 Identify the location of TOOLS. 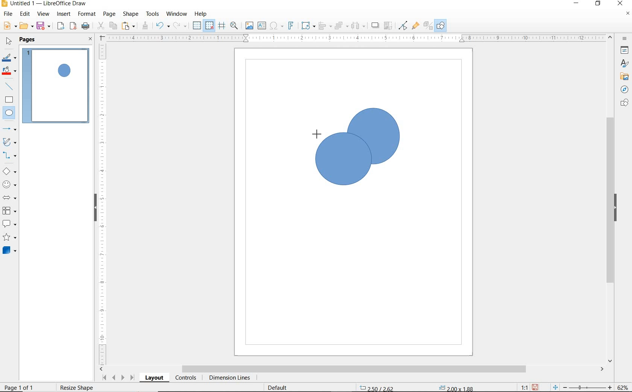
(152, 14).